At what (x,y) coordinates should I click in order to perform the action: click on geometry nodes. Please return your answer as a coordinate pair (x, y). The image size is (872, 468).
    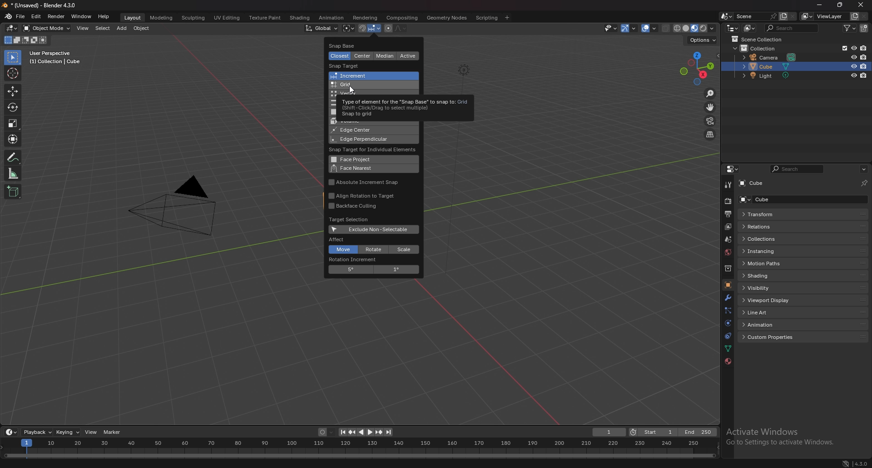
    Looking at the image, I should click on (448, 17).